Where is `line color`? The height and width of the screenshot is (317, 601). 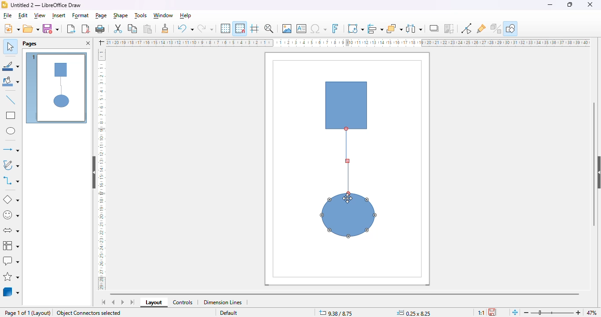
line color is located at coordinates (11, 66).